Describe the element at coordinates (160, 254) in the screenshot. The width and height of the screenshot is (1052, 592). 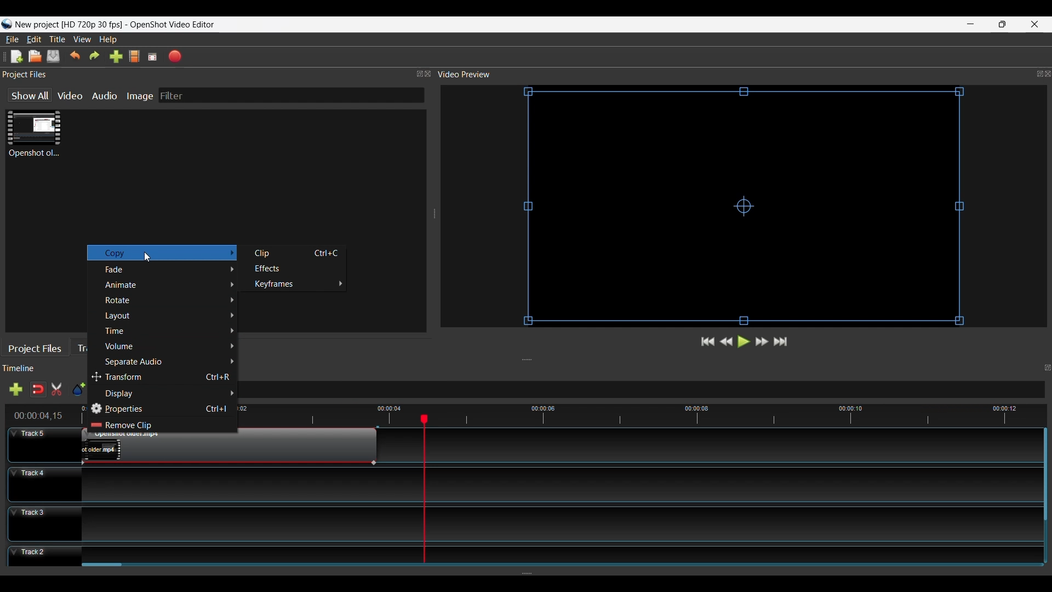
I see `Copy` at that location.